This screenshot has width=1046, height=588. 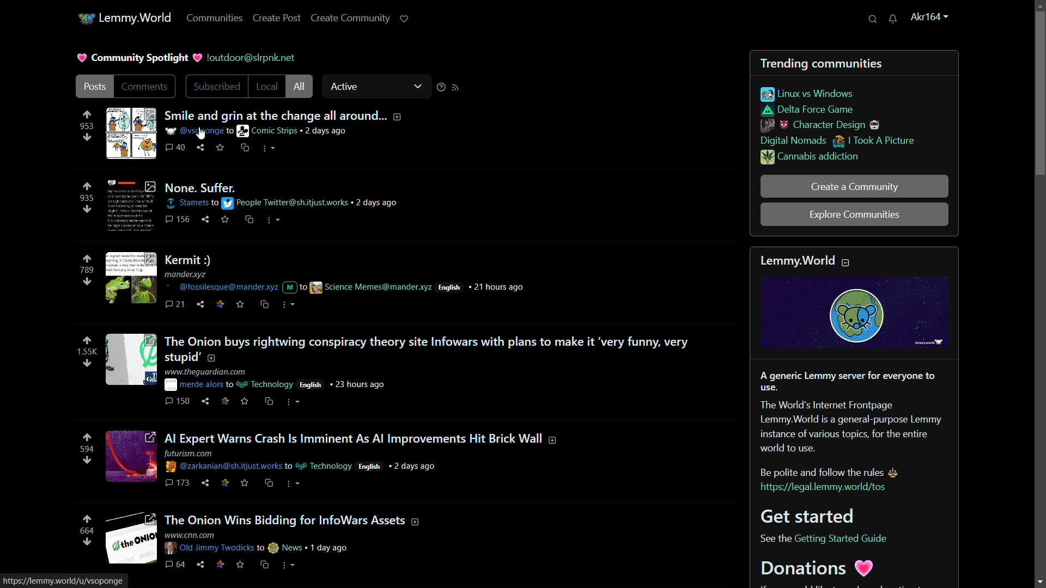 I want to click on post details, so click(x=260, y=131).